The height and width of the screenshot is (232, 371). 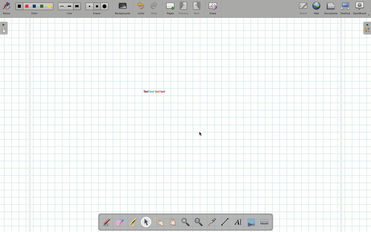 I want to click on Desktop, so click(x=346, y=8).